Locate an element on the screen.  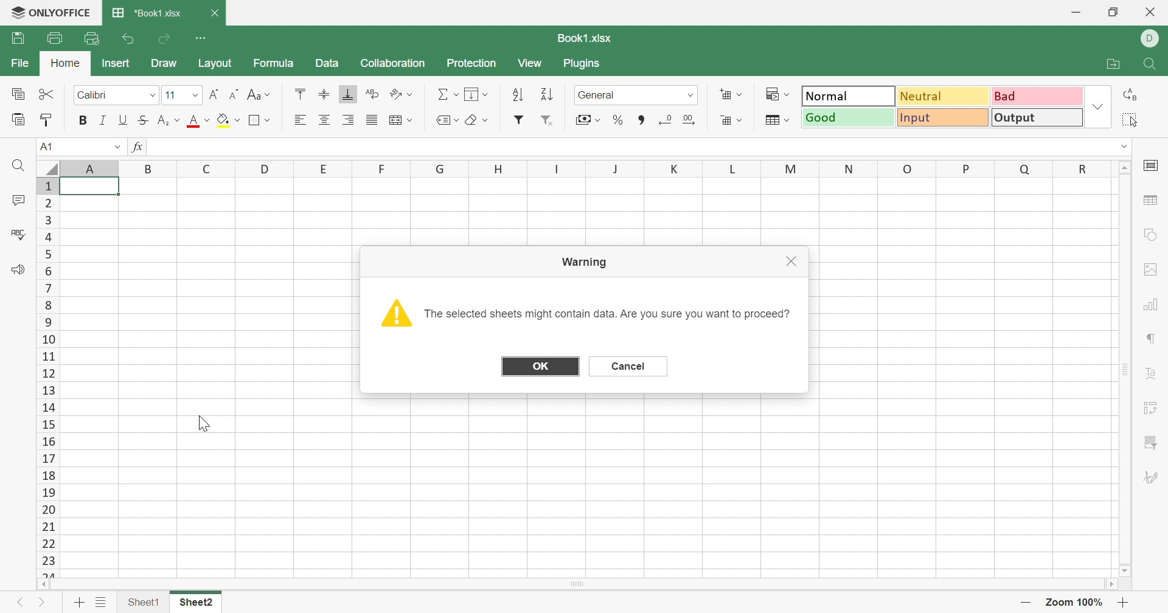
Customize Quick access toolbar is located at coordinates (204, 38).